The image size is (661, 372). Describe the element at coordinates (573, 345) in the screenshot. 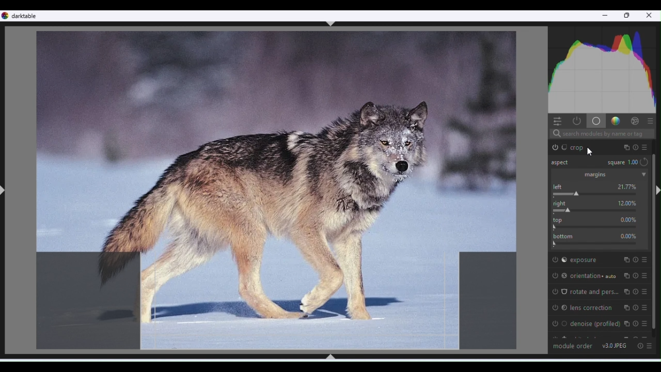

I see `Module order` at that location.